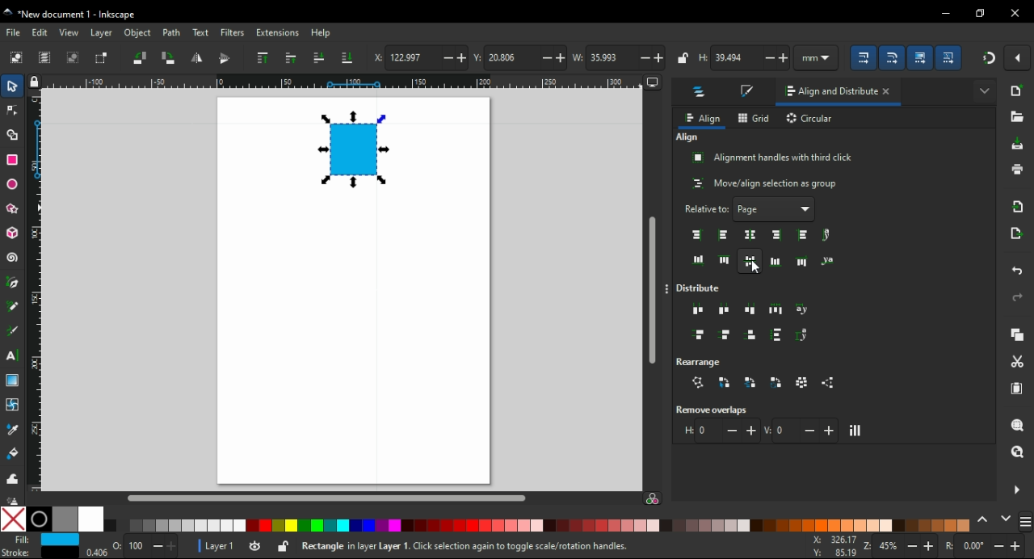  Describe the element at coordinates (669, 290) in the screenshot. I see `options` at that location.